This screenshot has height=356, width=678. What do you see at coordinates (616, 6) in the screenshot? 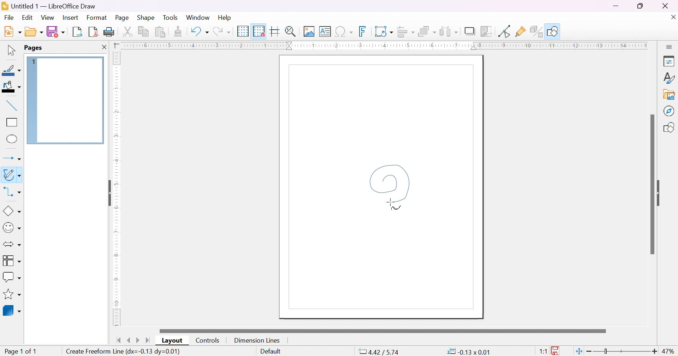
I see `minimize` at bounding box center [616, 6].